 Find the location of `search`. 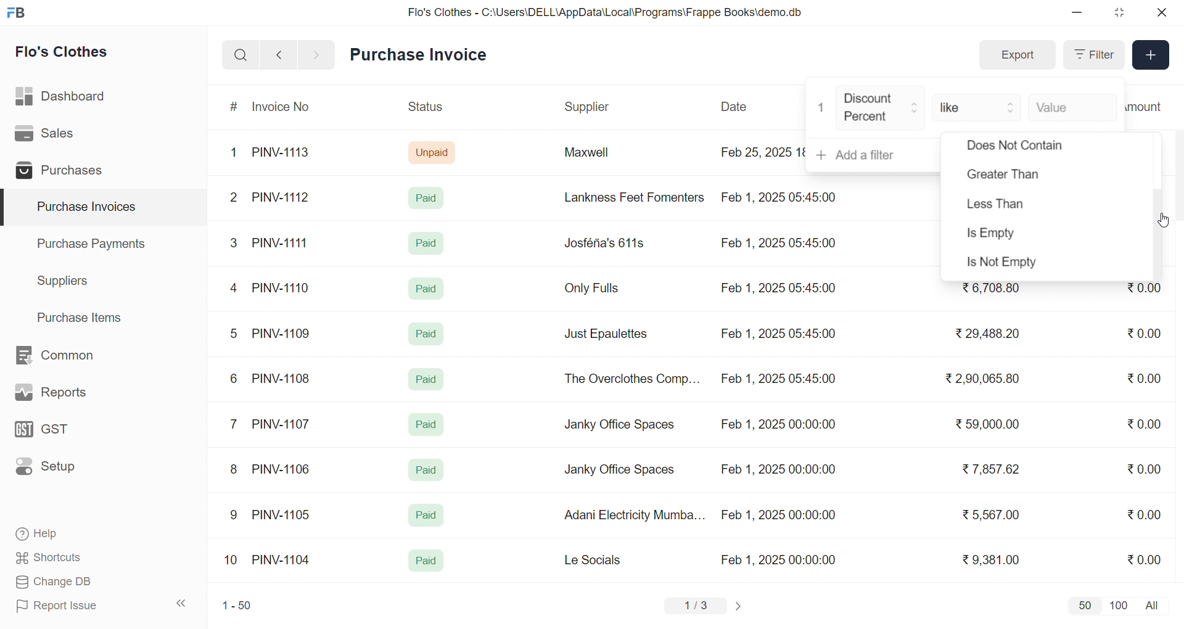

search is located at coordinates (240, 55).